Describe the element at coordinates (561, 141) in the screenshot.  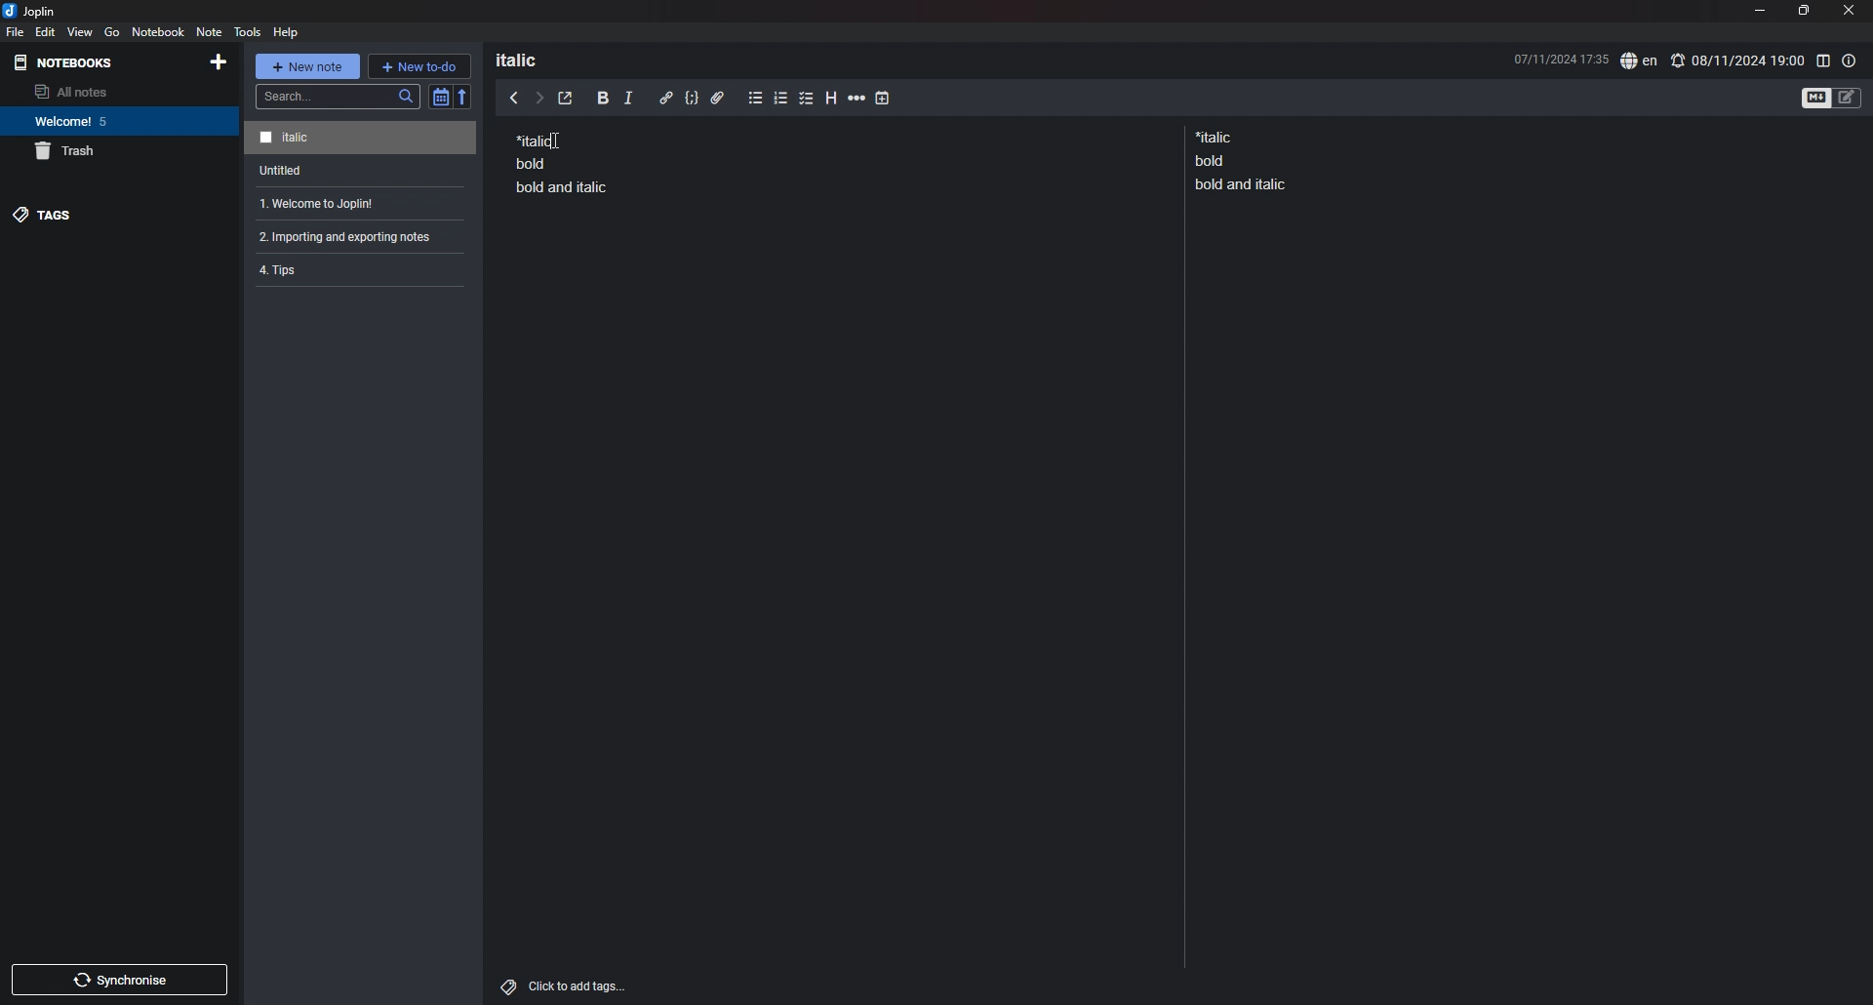
I see `Cursor` at that location.